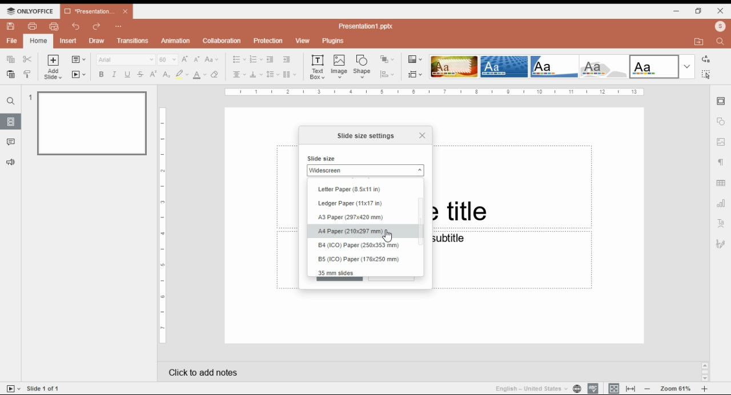 Image resolution: width=731 pixels, height=395 pixels. What do you see at coordinates (648, 388) in the screenshot?
I see `zoom out` at bounding box center [648, 388].